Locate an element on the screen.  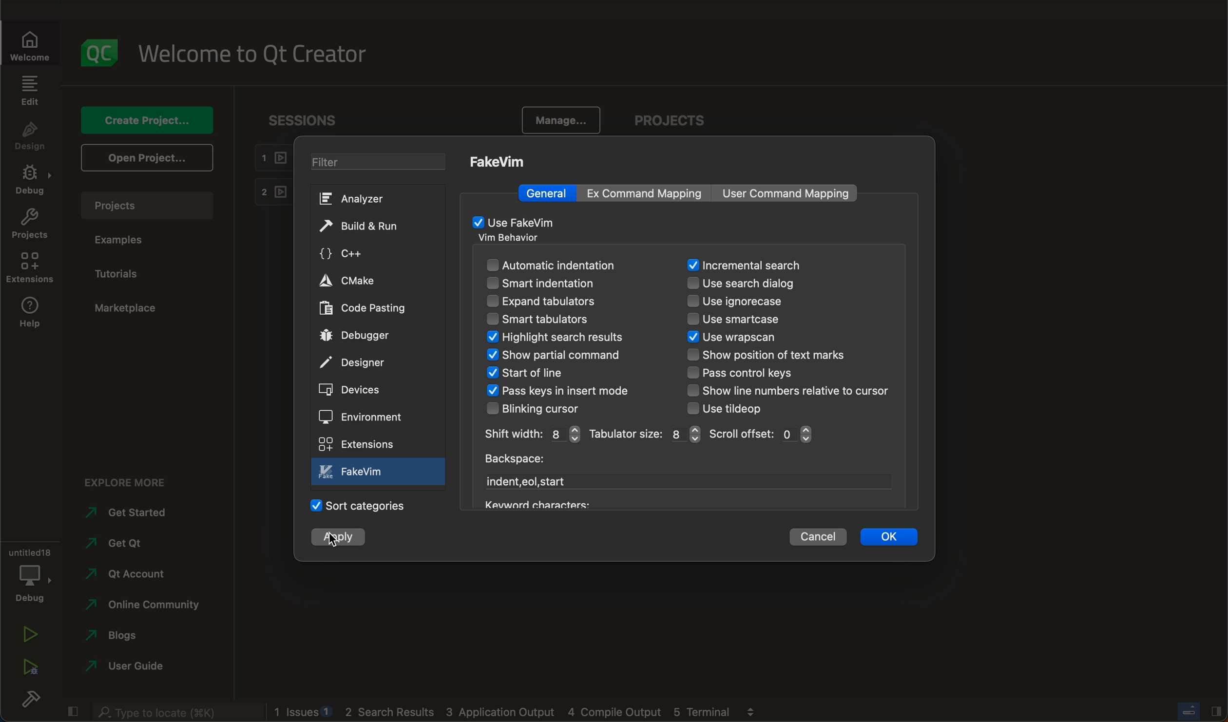
welcome to qt is located at coordinates (258, 55).